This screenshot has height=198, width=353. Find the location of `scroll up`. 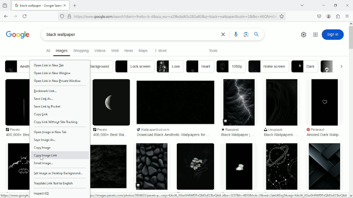

scroll up is located at coordinates (351, 23).